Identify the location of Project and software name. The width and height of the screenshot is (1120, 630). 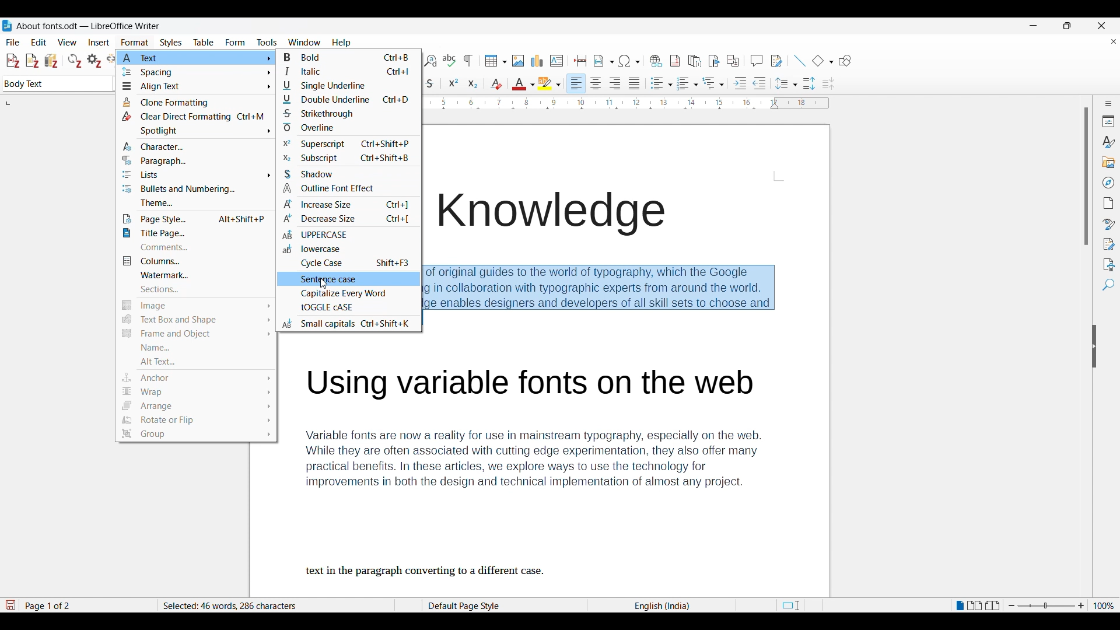
(89, 26).